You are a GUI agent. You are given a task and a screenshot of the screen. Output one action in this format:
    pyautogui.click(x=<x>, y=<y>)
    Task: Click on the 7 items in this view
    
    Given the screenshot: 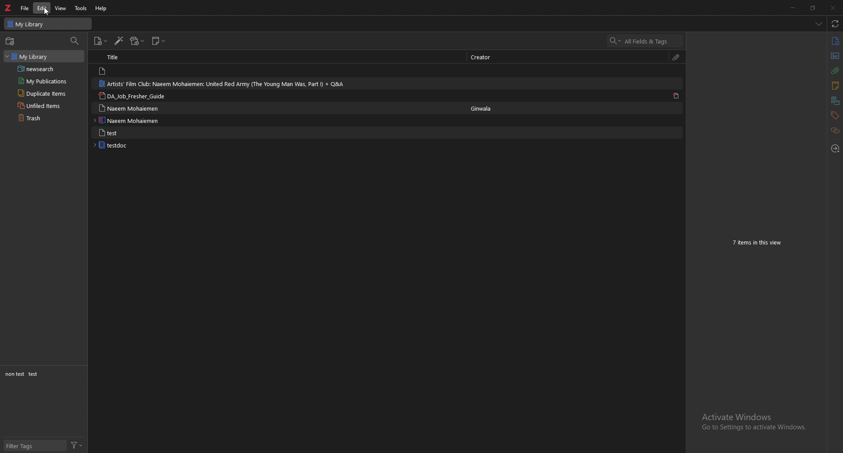 What is the action you would take?
    pyautogui.click(x=760, y=243)
    